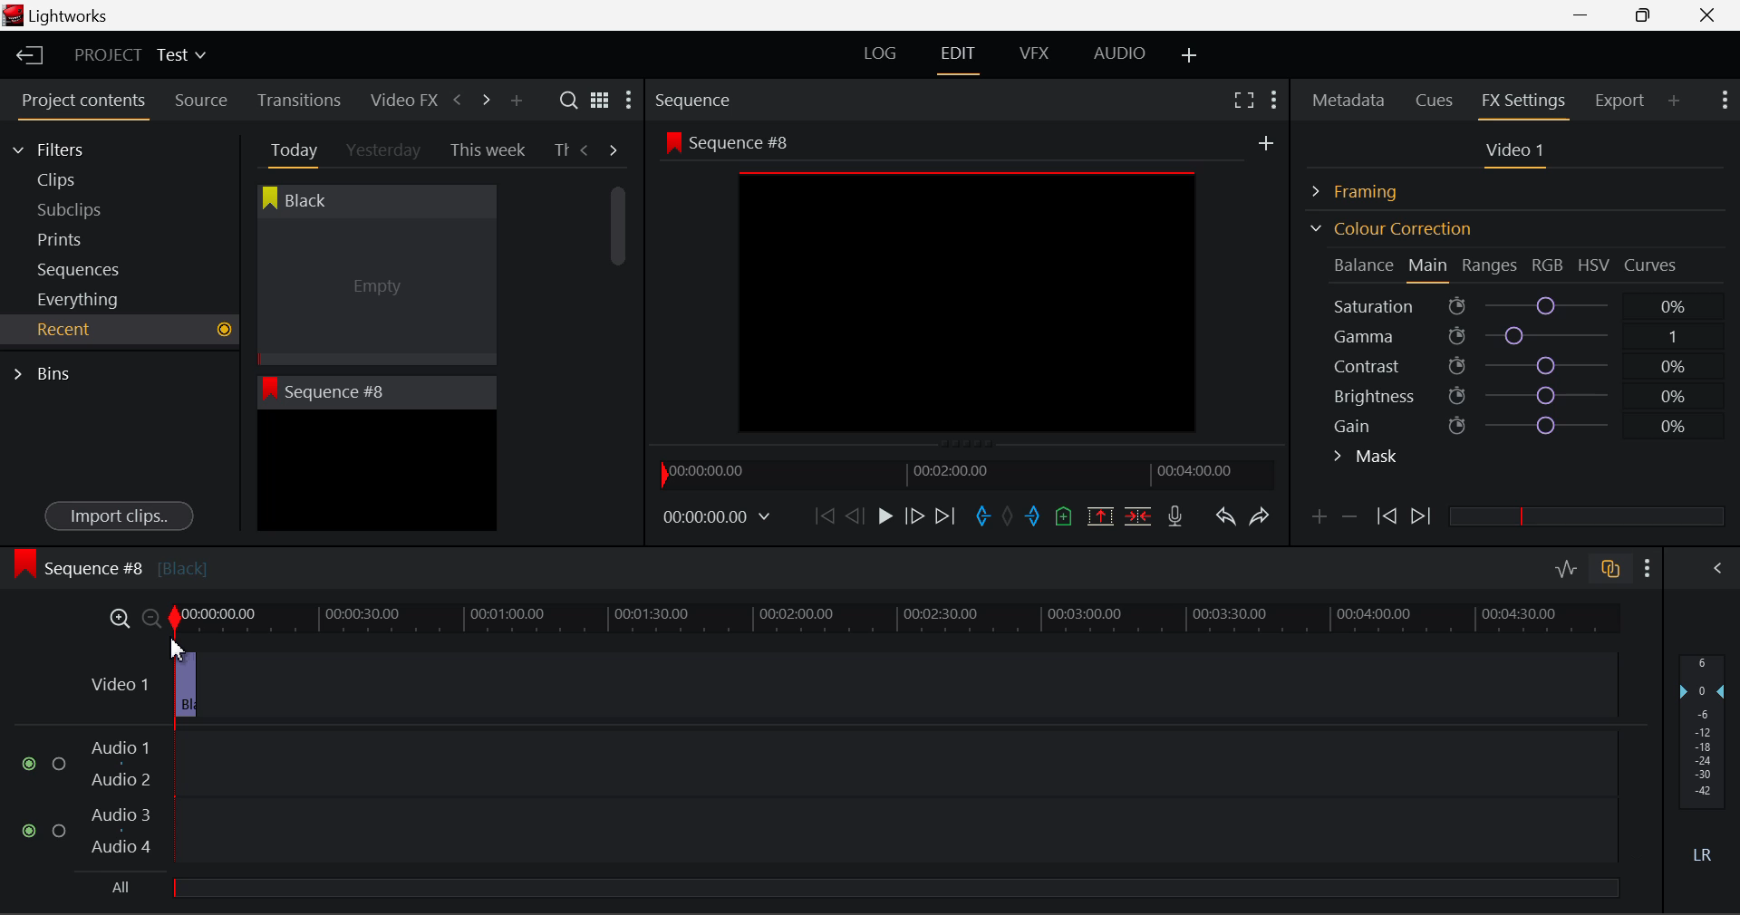 This screenshot has width=1740, height=915. What do you see at coordinates (140, 56) in the screenshot?
I see `Project Title` at bounding box center [140, 56].